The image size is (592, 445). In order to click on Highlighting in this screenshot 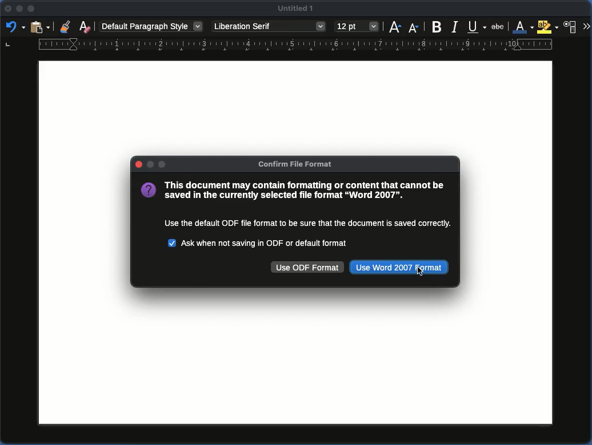, I will do `click(549, 27)`.